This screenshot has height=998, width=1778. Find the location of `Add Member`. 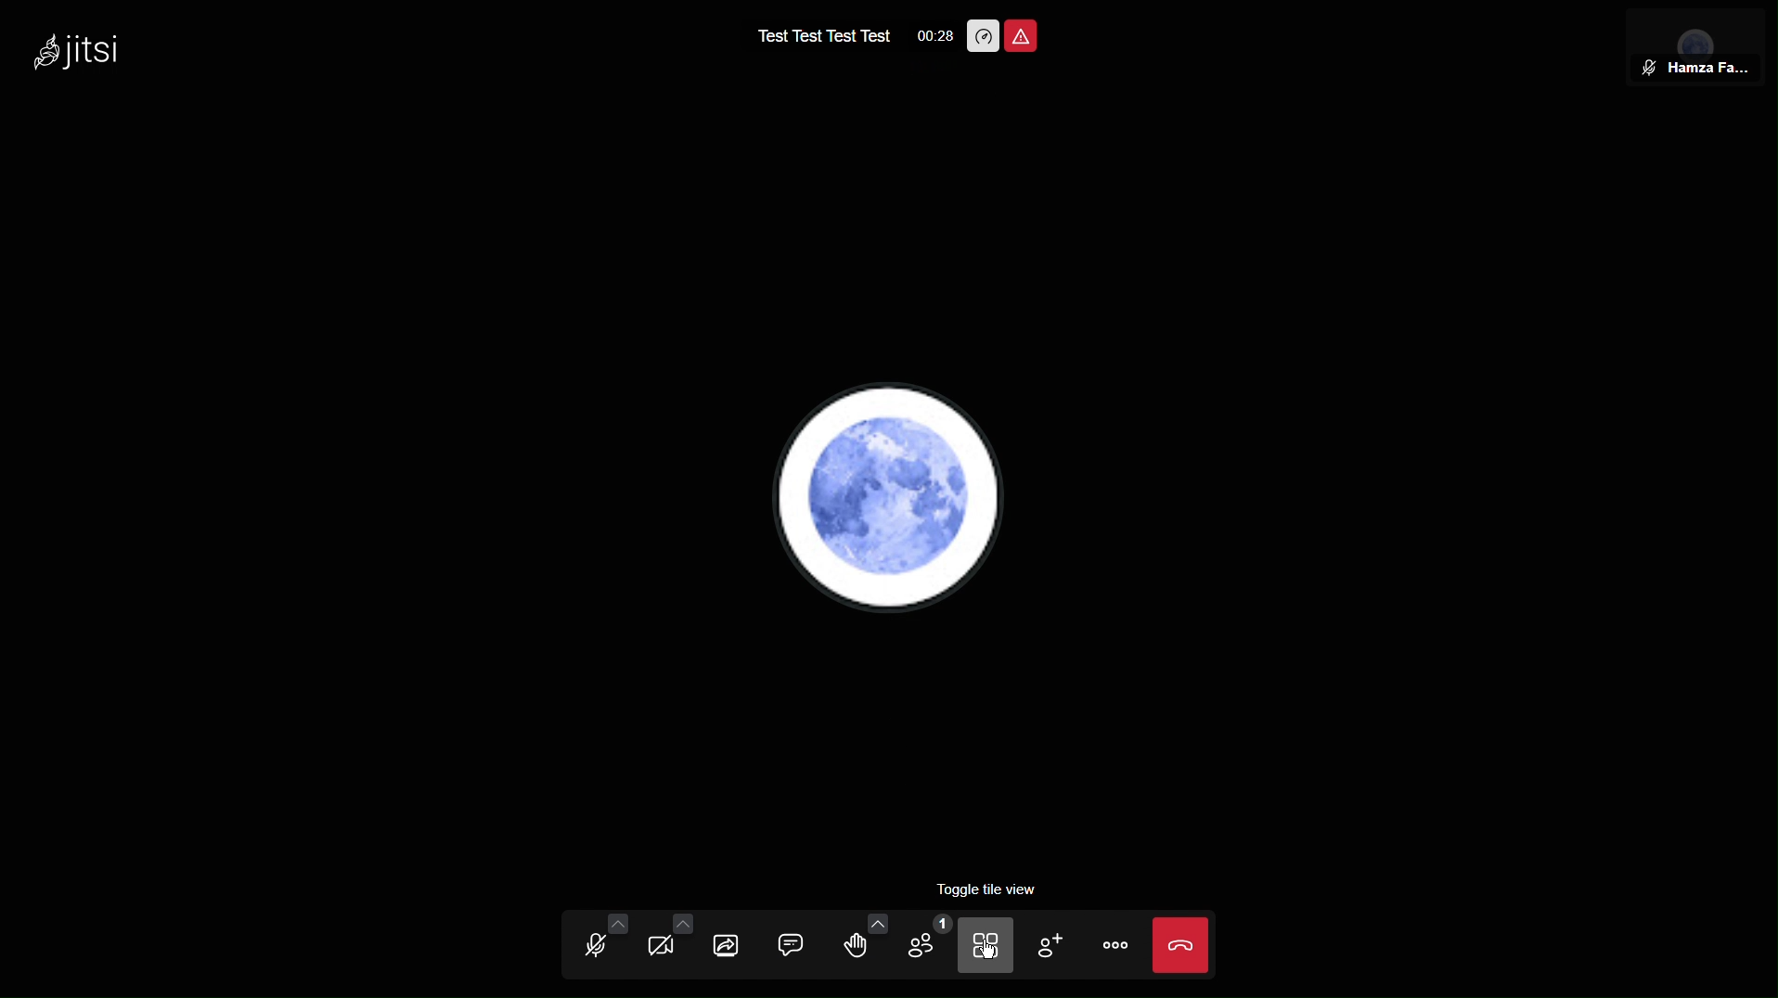

Add Member is located at coordinates (1054, 943).